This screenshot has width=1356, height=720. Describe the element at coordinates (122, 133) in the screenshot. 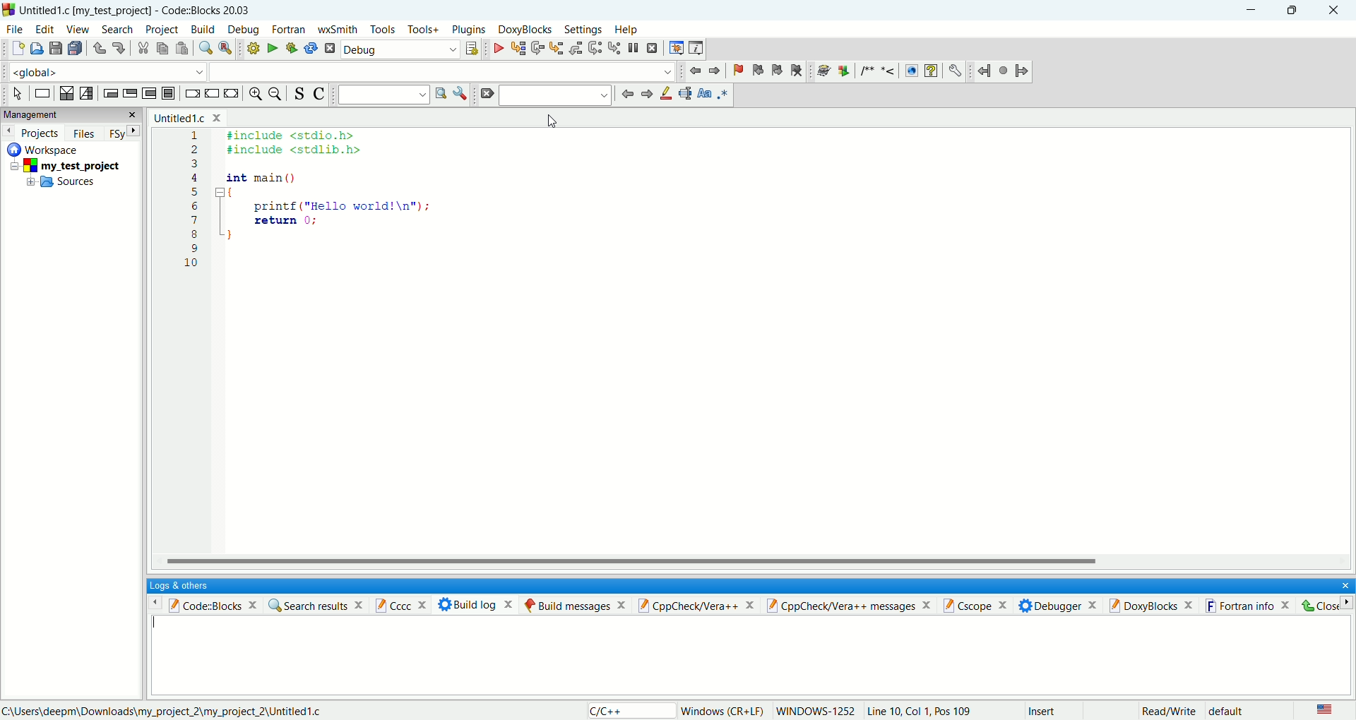

I see `FSy` at that location.